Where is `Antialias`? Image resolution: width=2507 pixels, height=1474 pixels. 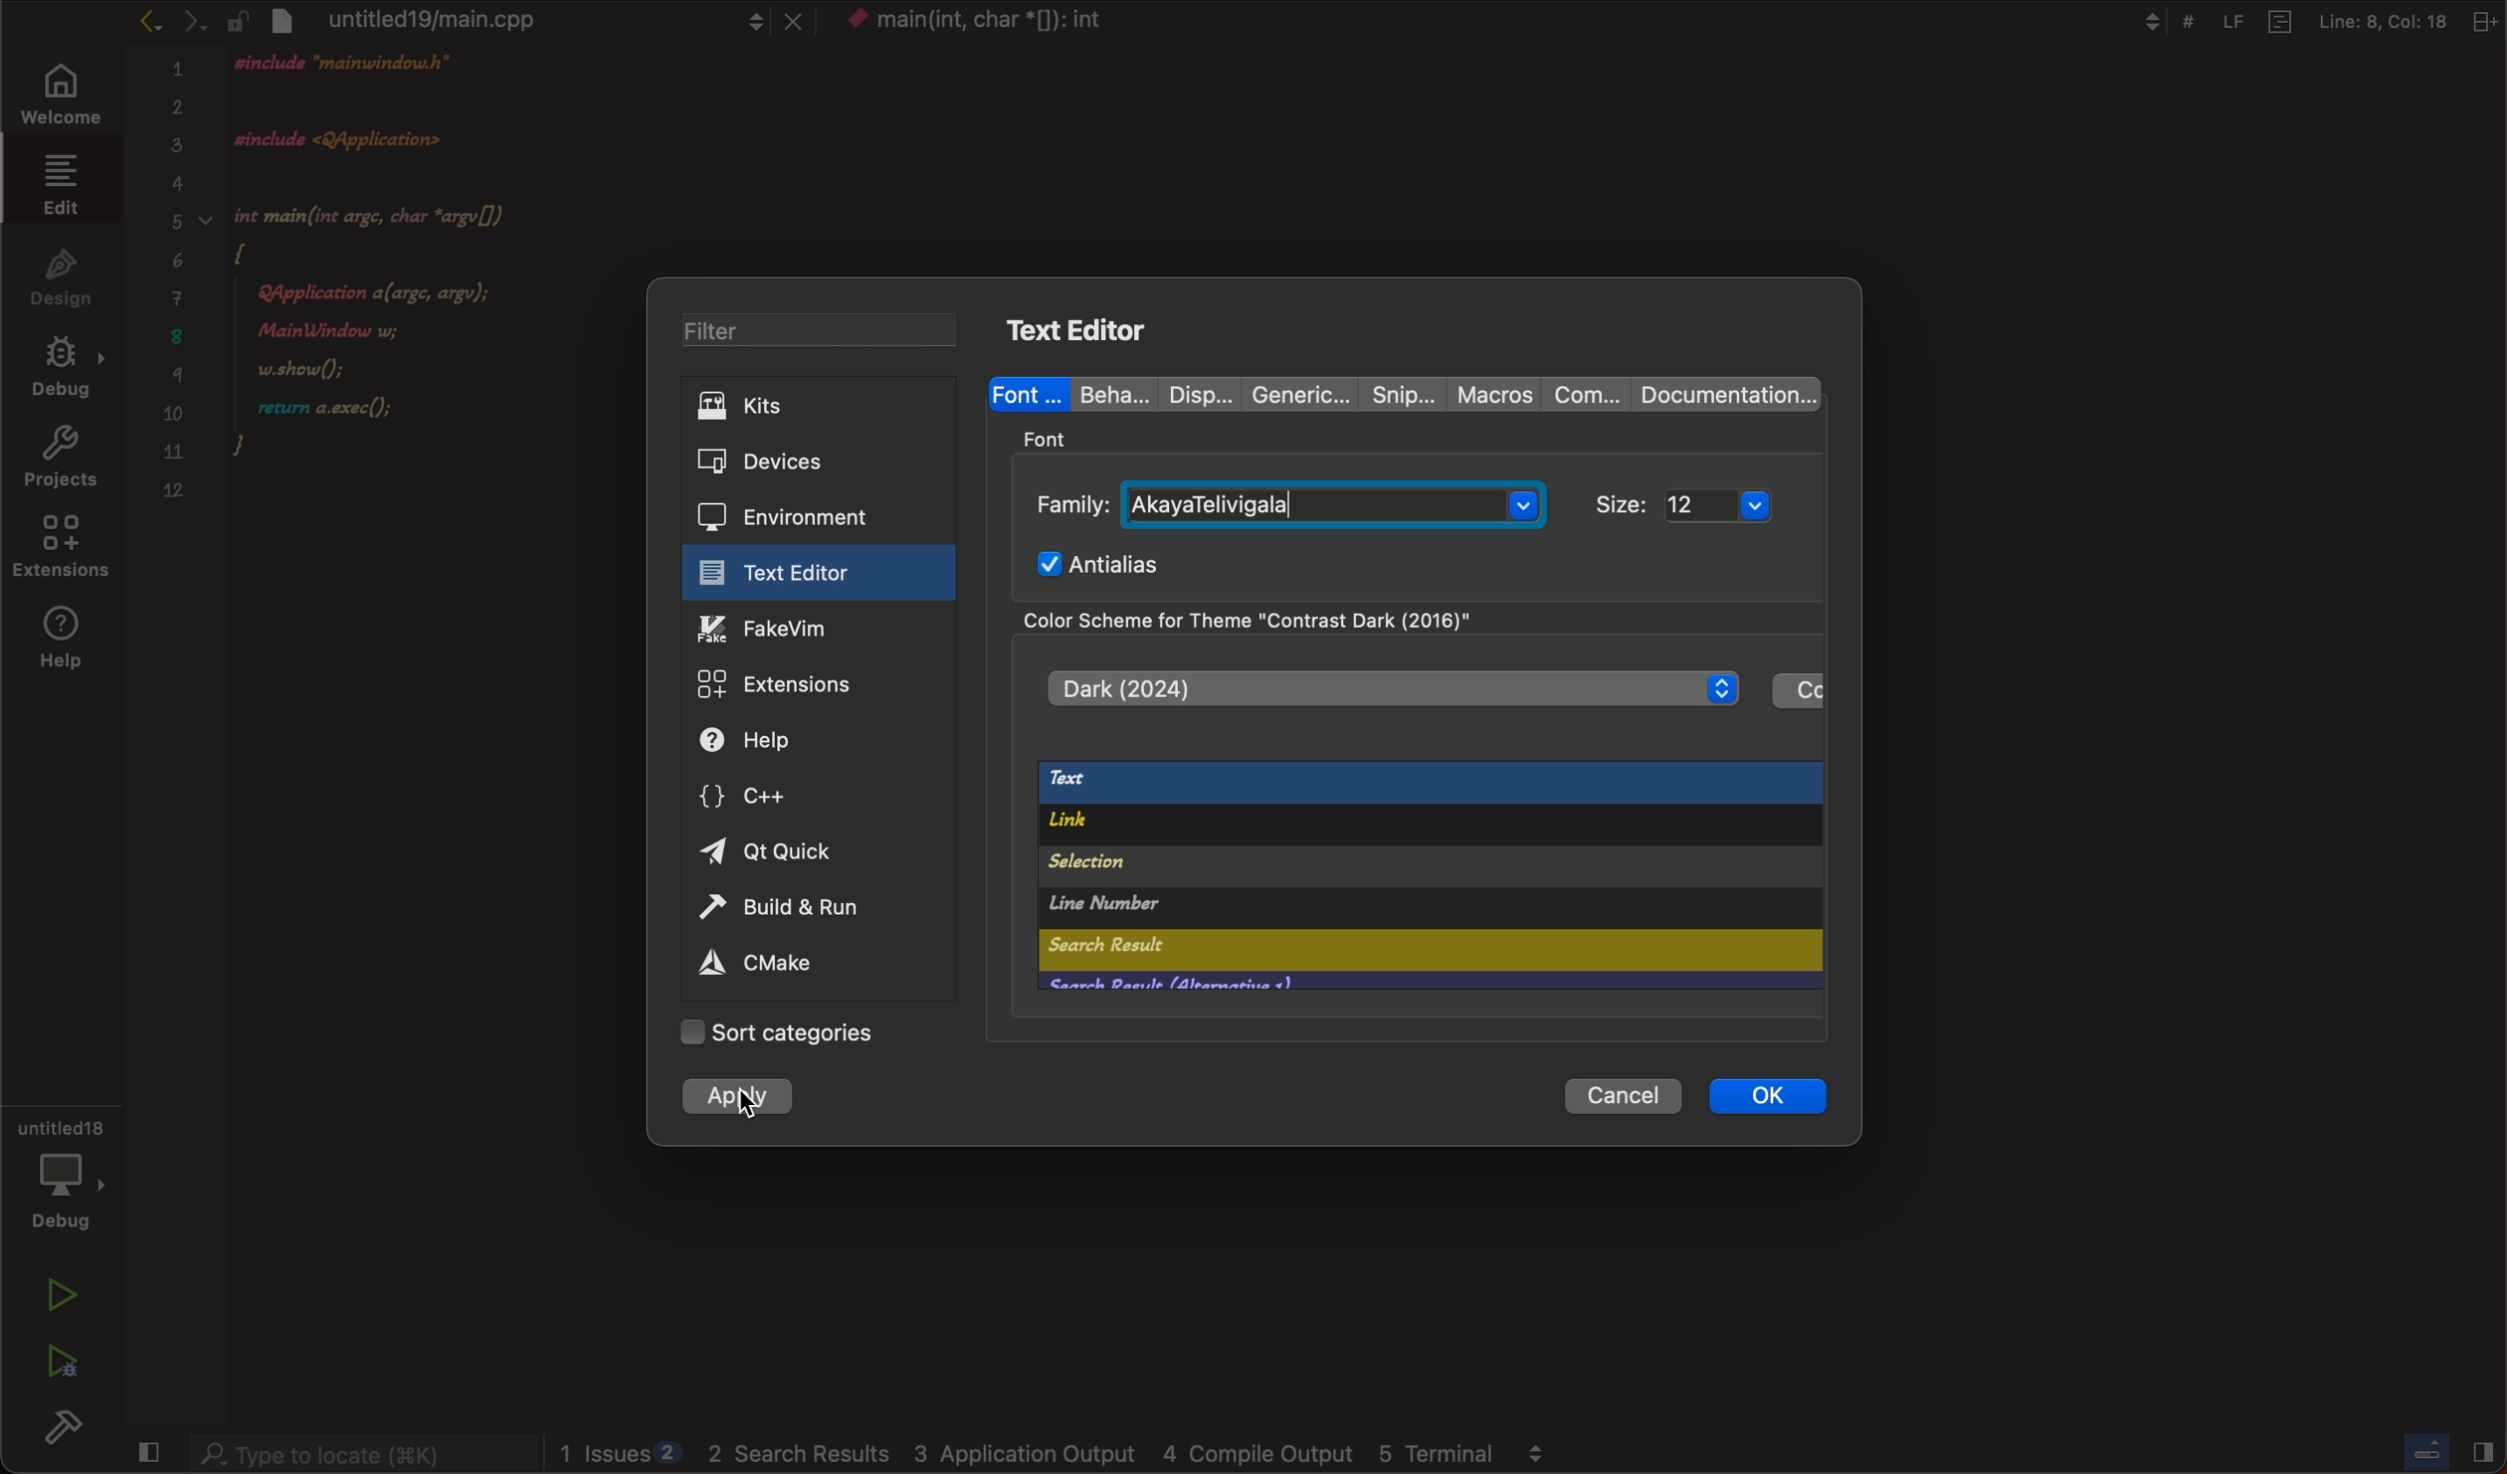 Antialias is located at coordinates (1107, 562).